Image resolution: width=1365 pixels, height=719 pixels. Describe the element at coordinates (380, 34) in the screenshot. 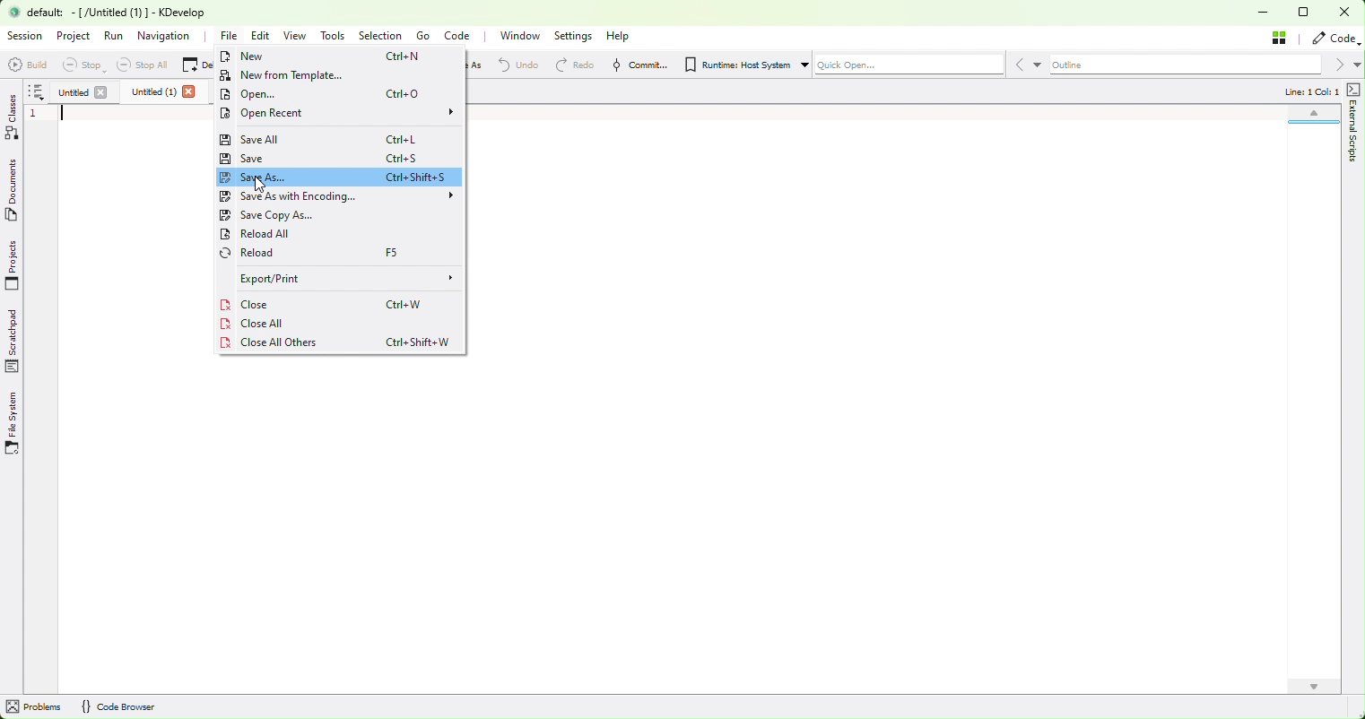

I see `Selection` at that location.